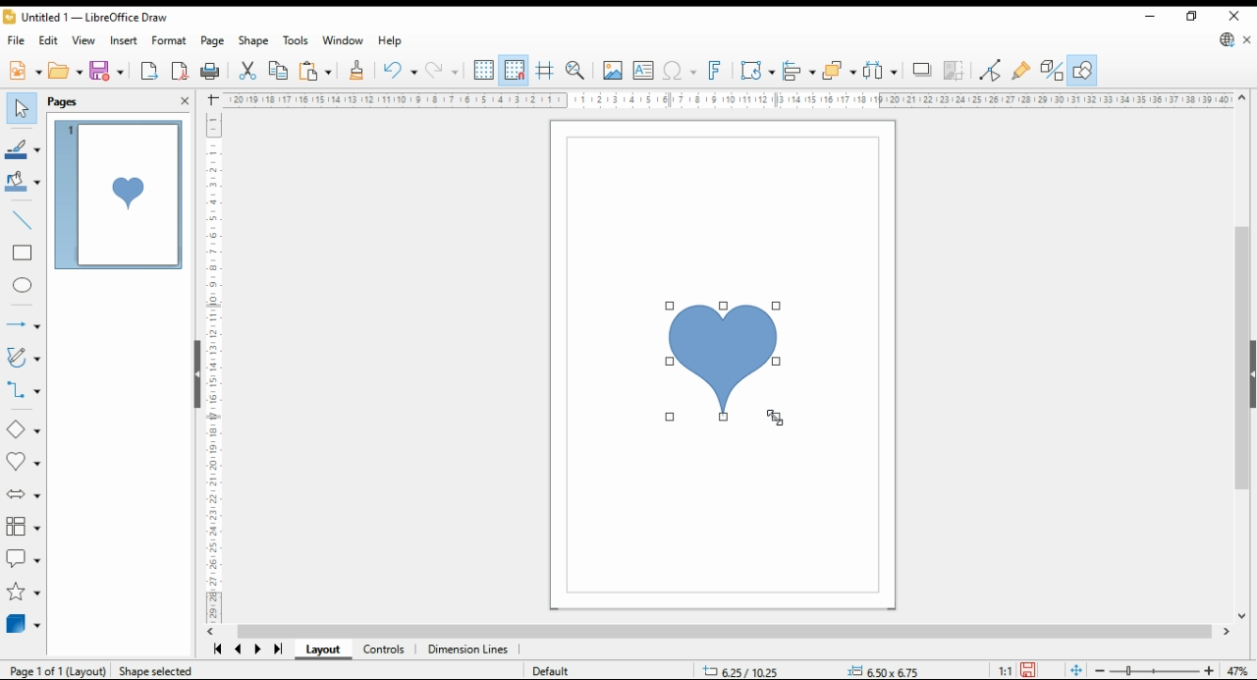  What do you see at coordinates (84, 40) in the screenshot?
I see `view` at bounding box center [84, 40].